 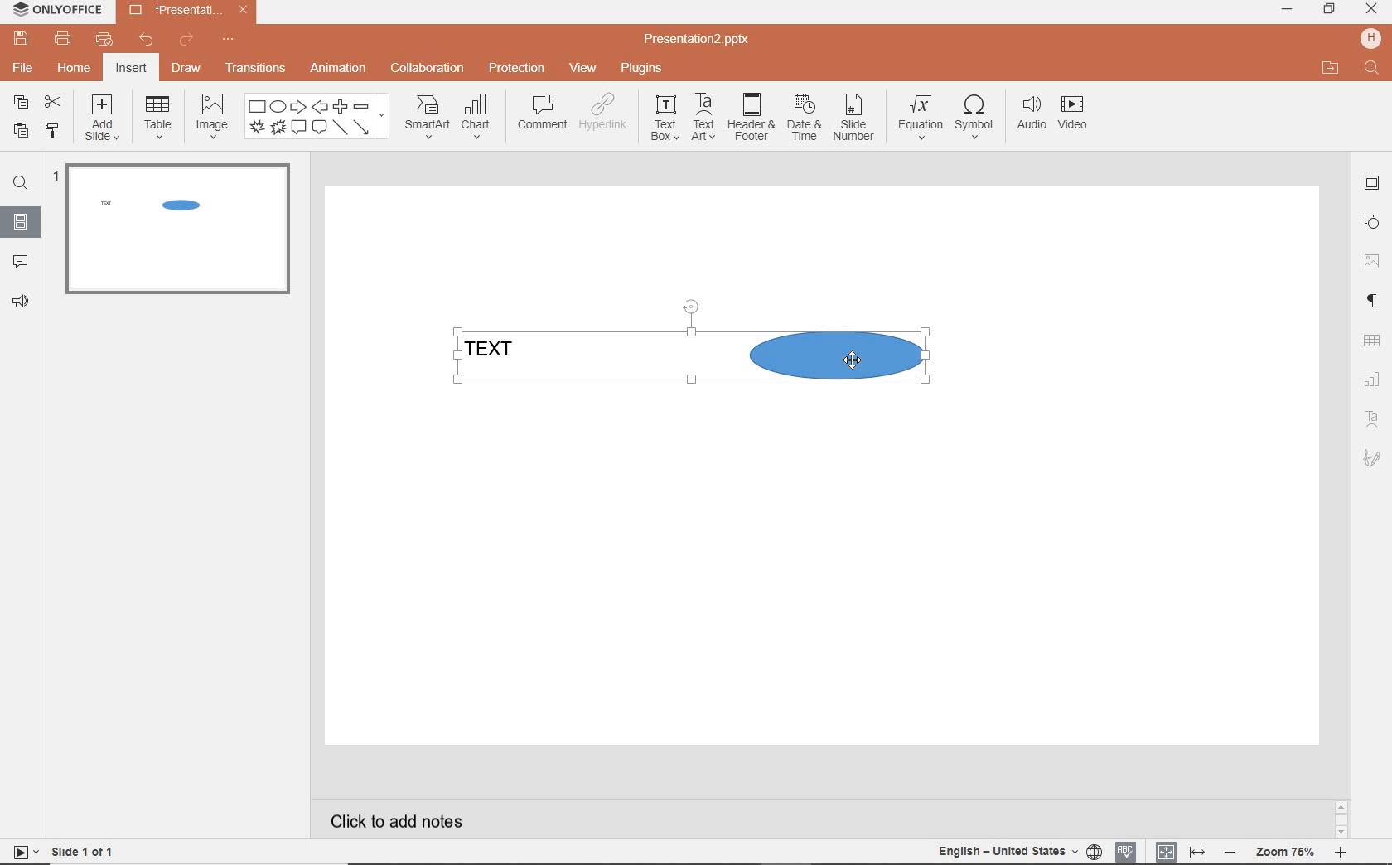 What do you see at coordinates (1074, 116) in the screenshot?
I see `video` at bounding box center [1074, 116].